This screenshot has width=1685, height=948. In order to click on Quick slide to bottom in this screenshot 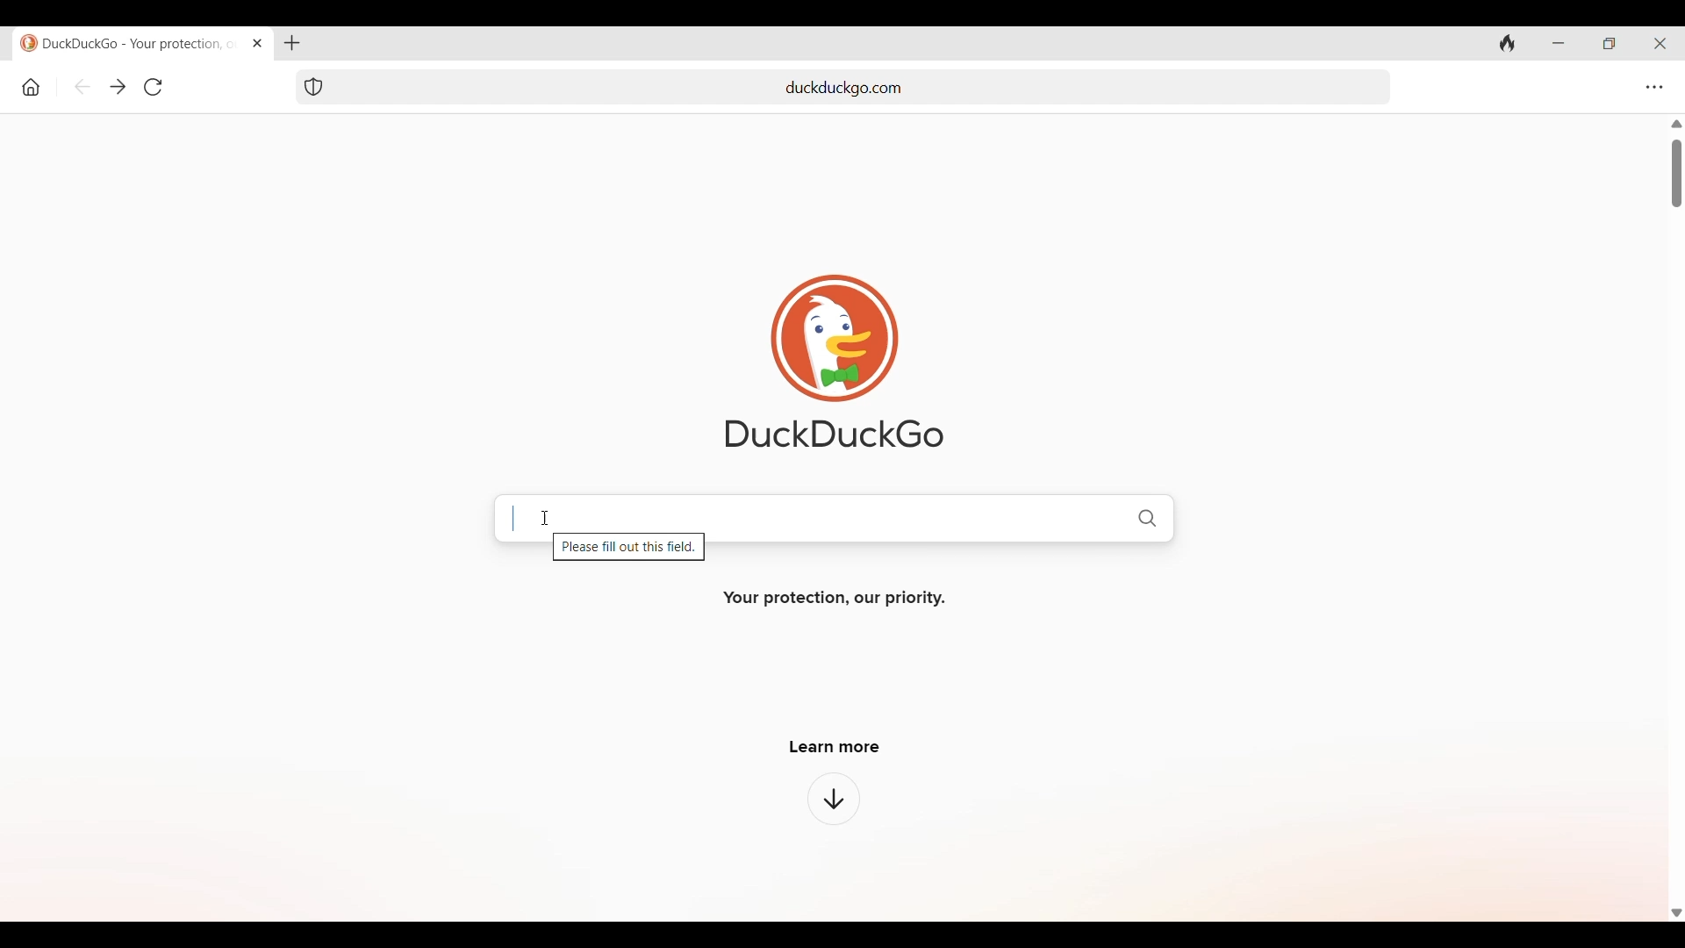, I will do `click(1675, 913)`.